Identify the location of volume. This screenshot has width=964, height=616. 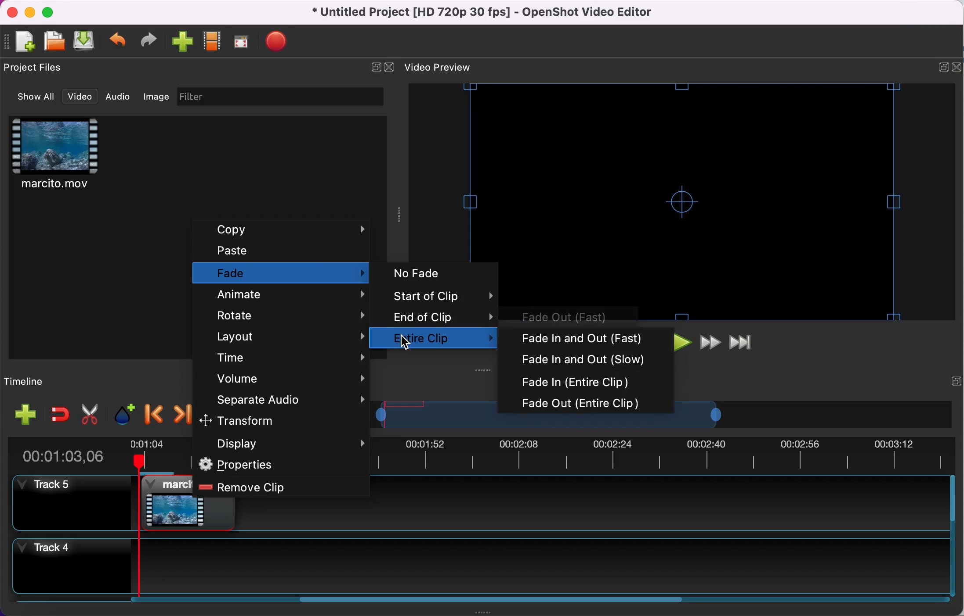
(286, 379).